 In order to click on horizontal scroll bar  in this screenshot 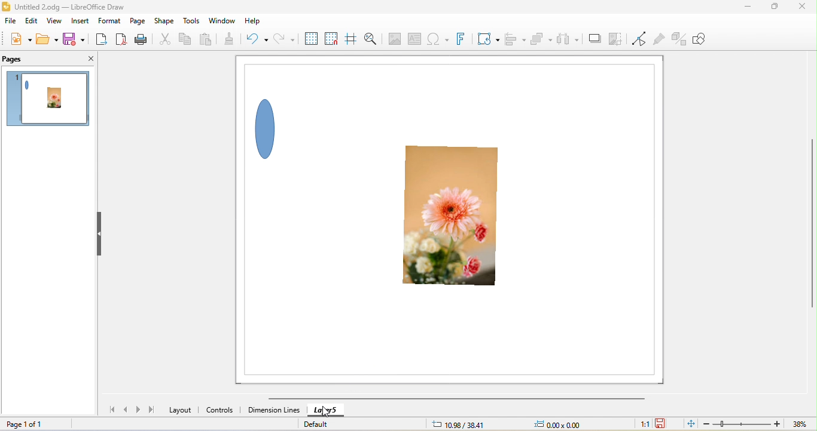, I will do `click(456, 399)`.